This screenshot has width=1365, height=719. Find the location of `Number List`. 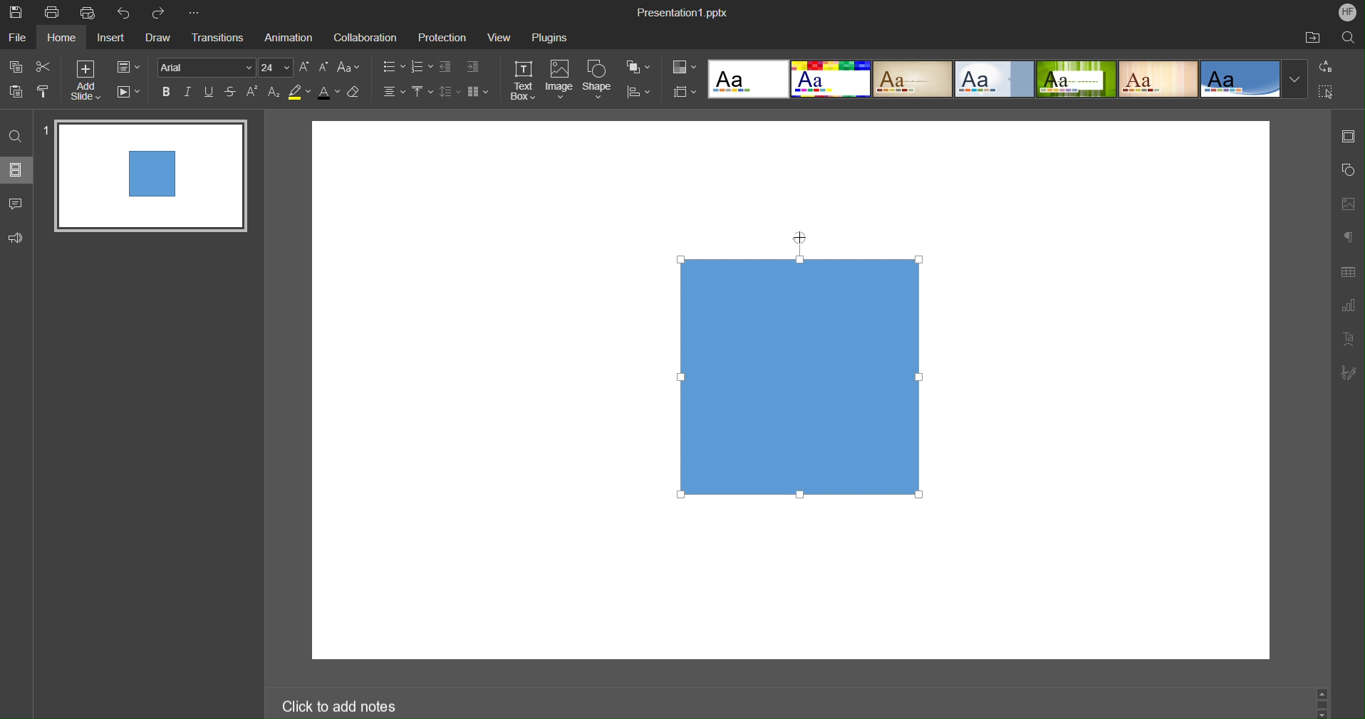

Number List is located at coordinates (422, 67).